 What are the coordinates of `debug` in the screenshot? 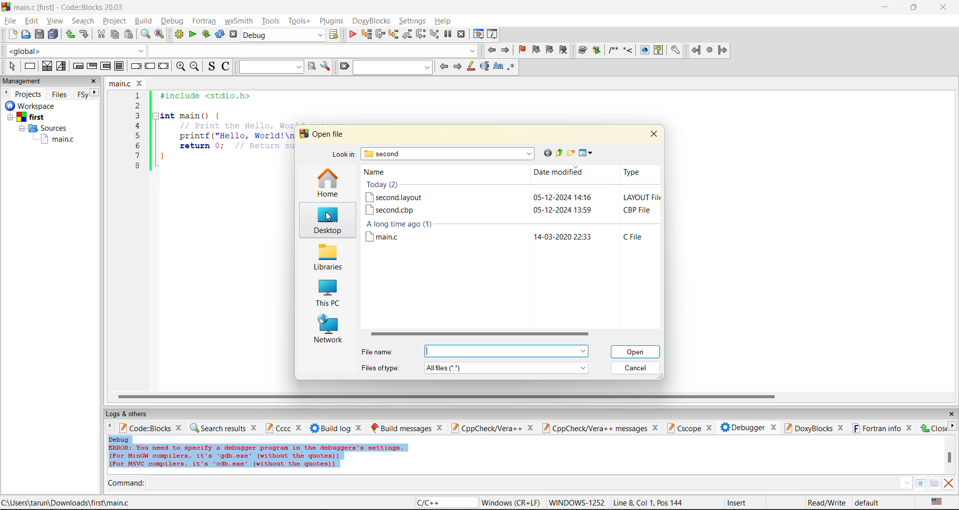 It's located at (171, 21).